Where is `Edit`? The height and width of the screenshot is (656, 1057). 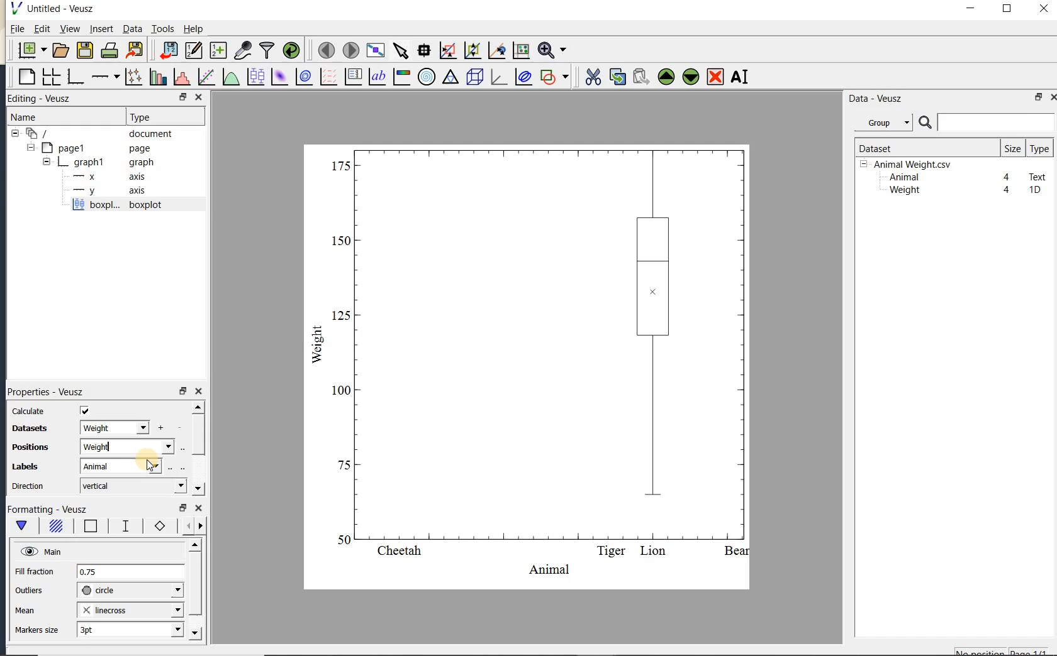 Edit is located at coordinates (40, 30).